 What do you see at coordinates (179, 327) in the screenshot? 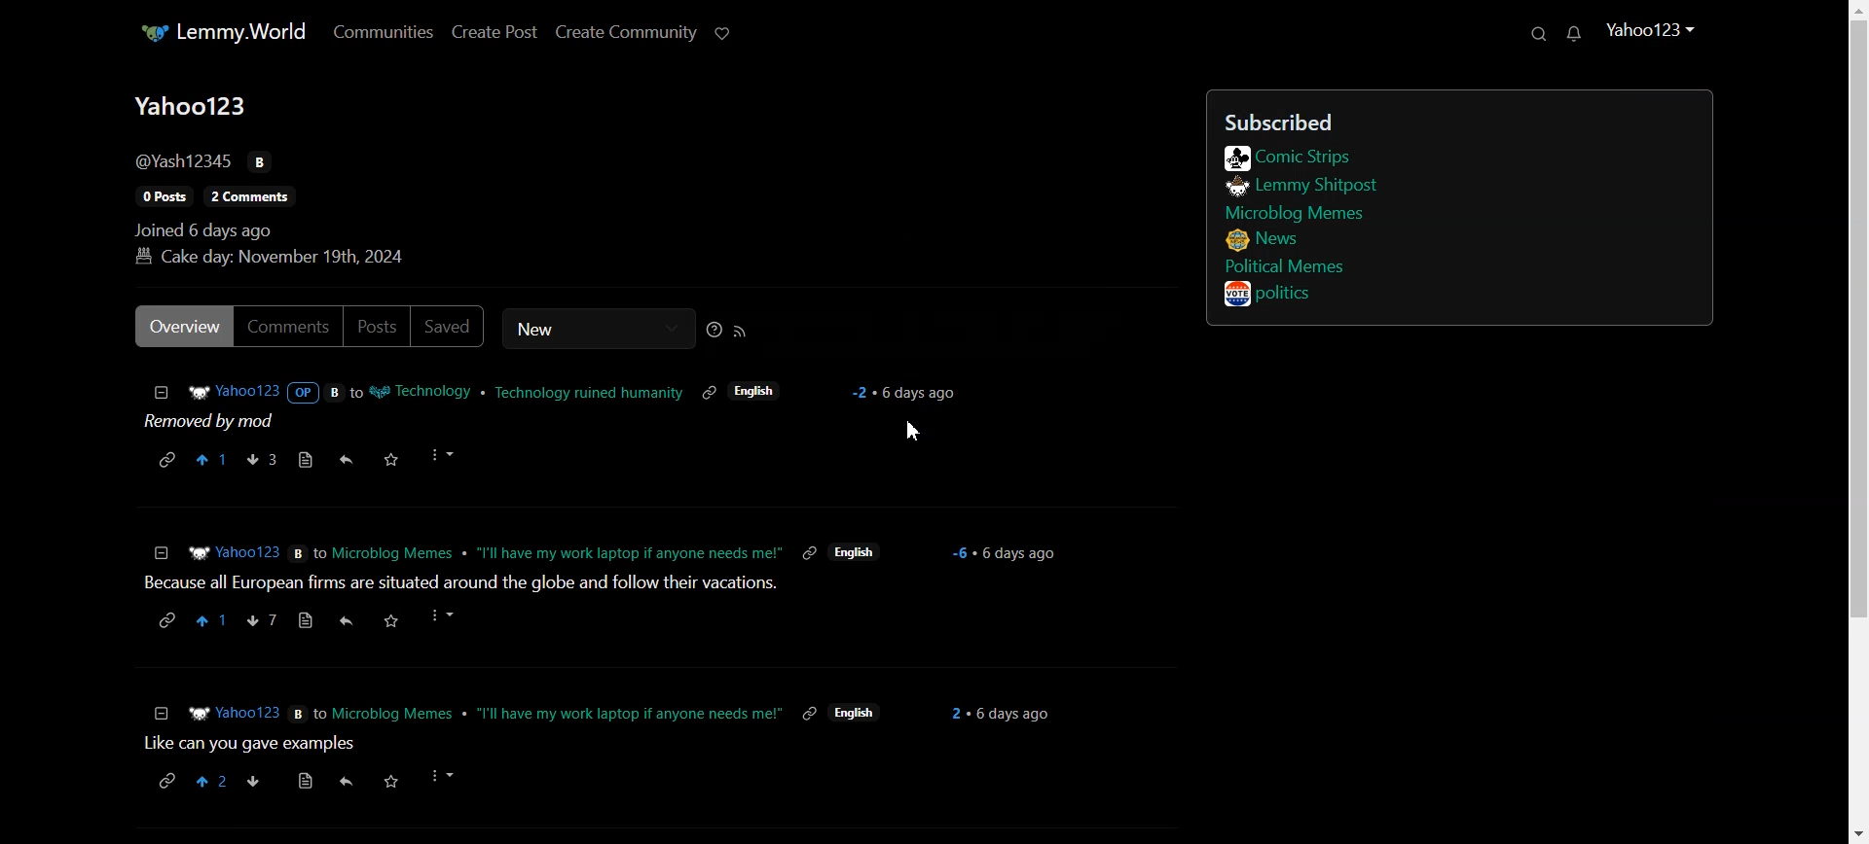
I see `Overview` at bounding box center [179, 327].